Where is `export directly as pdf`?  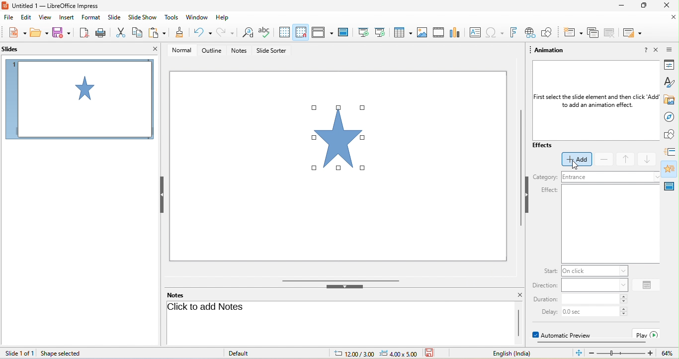
export directly as pdf is located at coordinates (83, 33).